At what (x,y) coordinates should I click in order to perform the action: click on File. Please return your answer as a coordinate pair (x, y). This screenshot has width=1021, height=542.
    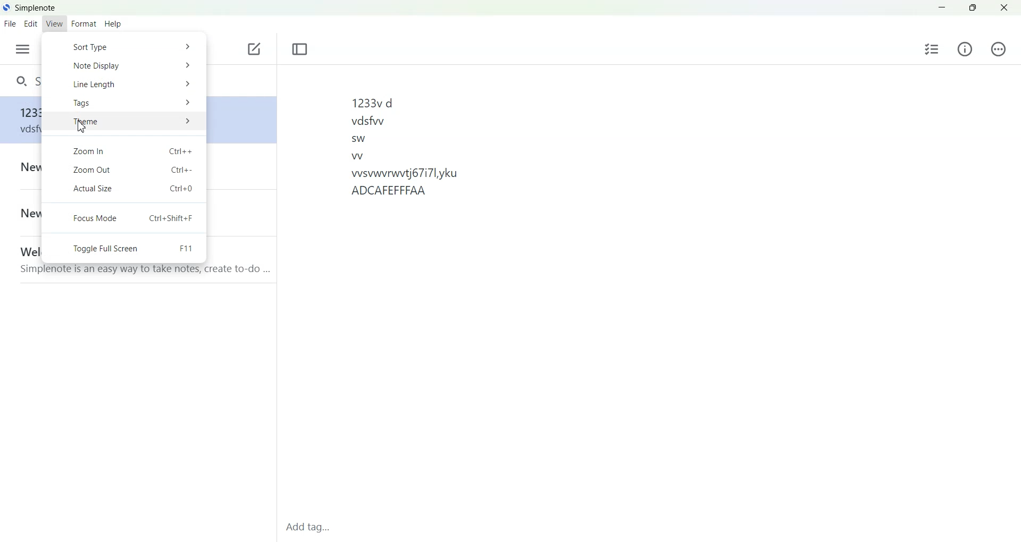
    Looking at the image, I should click on (10, 24).